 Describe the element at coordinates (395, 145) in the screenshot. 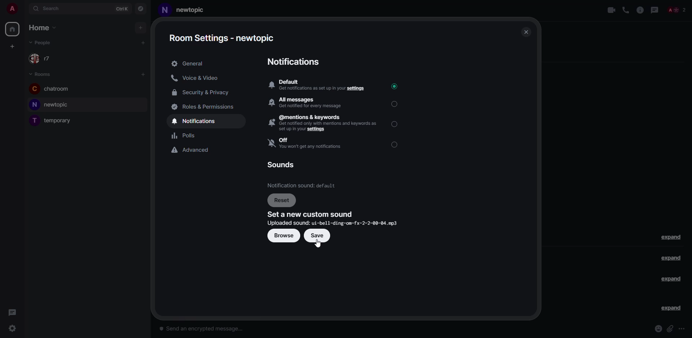

I see `select` at that location.